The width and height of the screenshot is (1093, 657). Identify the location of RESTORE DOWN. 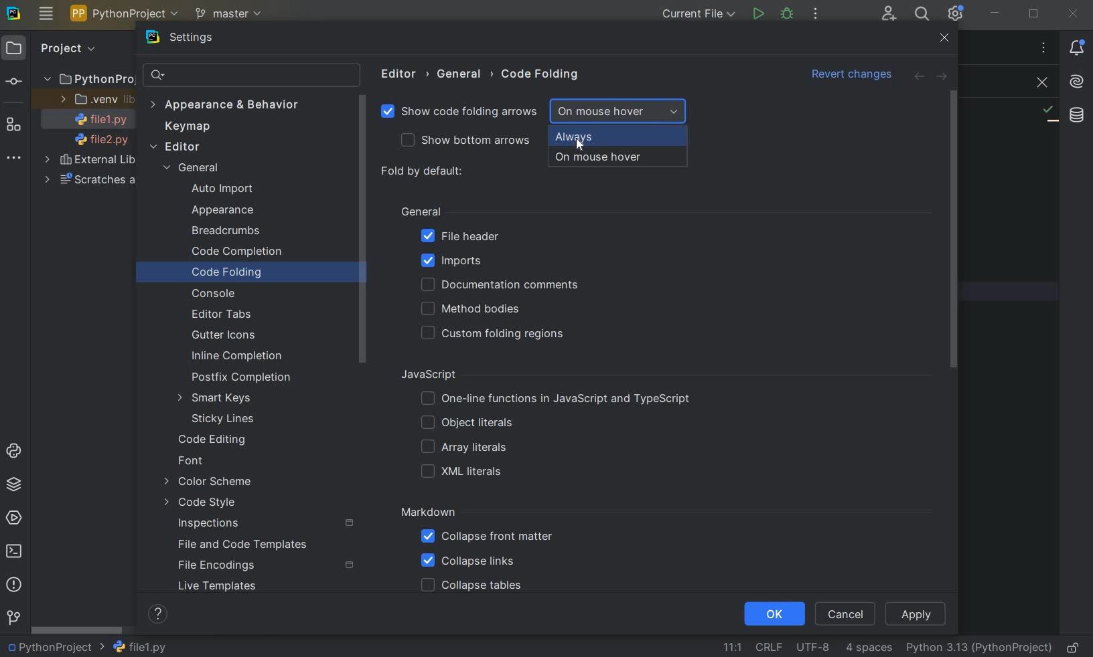
(1034, 15).